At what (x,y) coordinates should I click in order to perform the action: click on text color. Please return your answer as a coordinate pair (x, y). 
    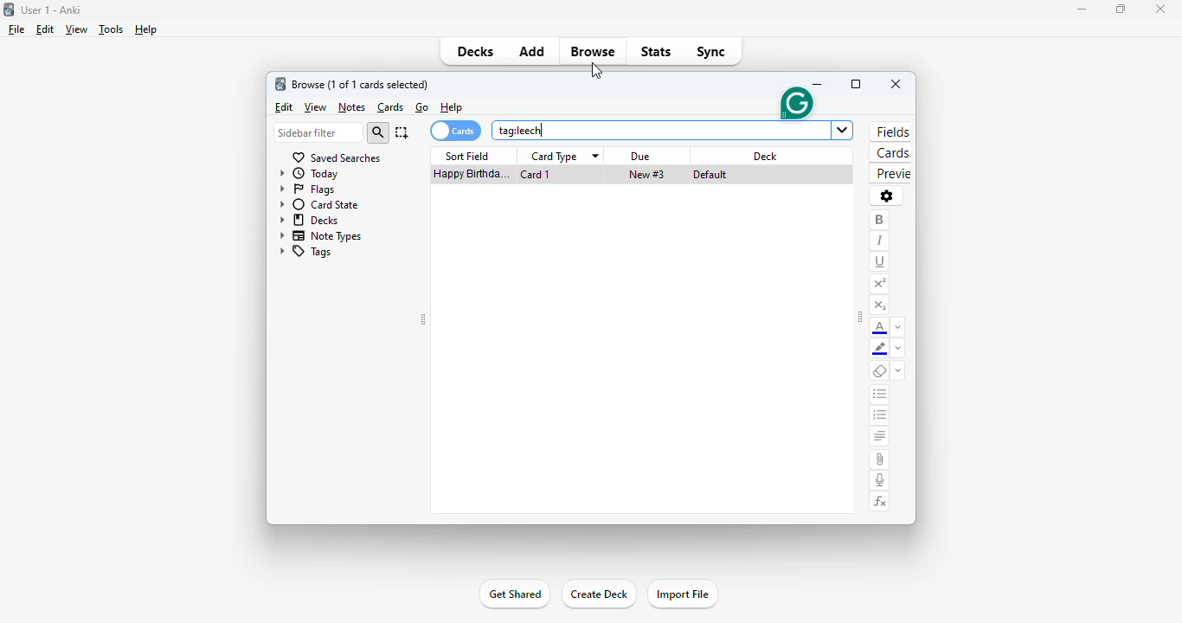
    Looking at the image, I should click on (881, 327).